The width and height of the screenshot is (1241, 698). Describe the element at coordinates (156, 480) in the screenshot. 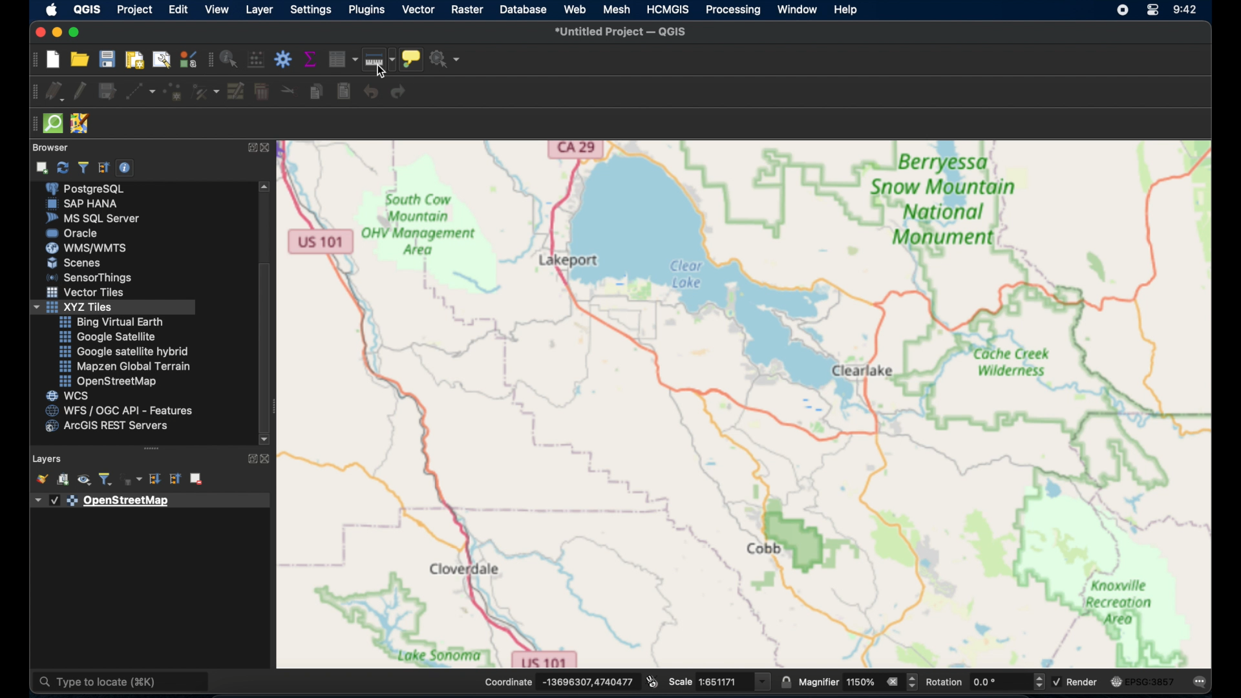

I see `expand all` at that location.